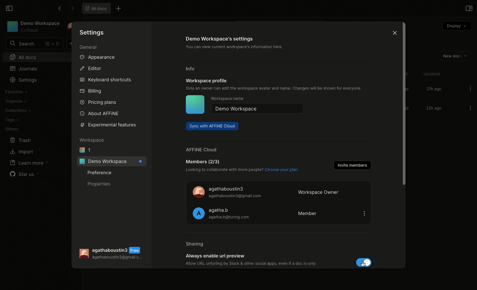 Image resolution: width=477 pixels, height=290 pixels. I want to click on Forward, so click(72, 9).